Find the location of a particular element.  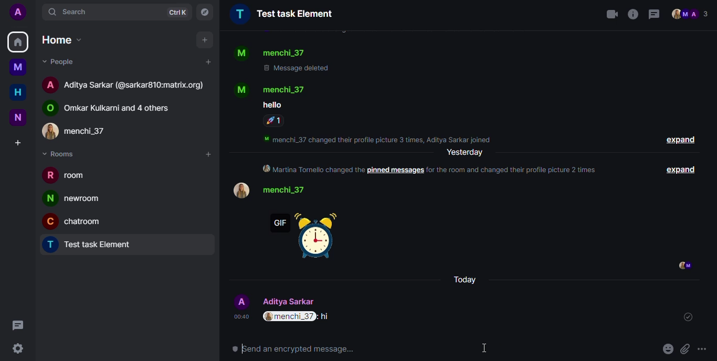

for the room and changed their profile picture 2 times. is located at coordinates (516, 171).